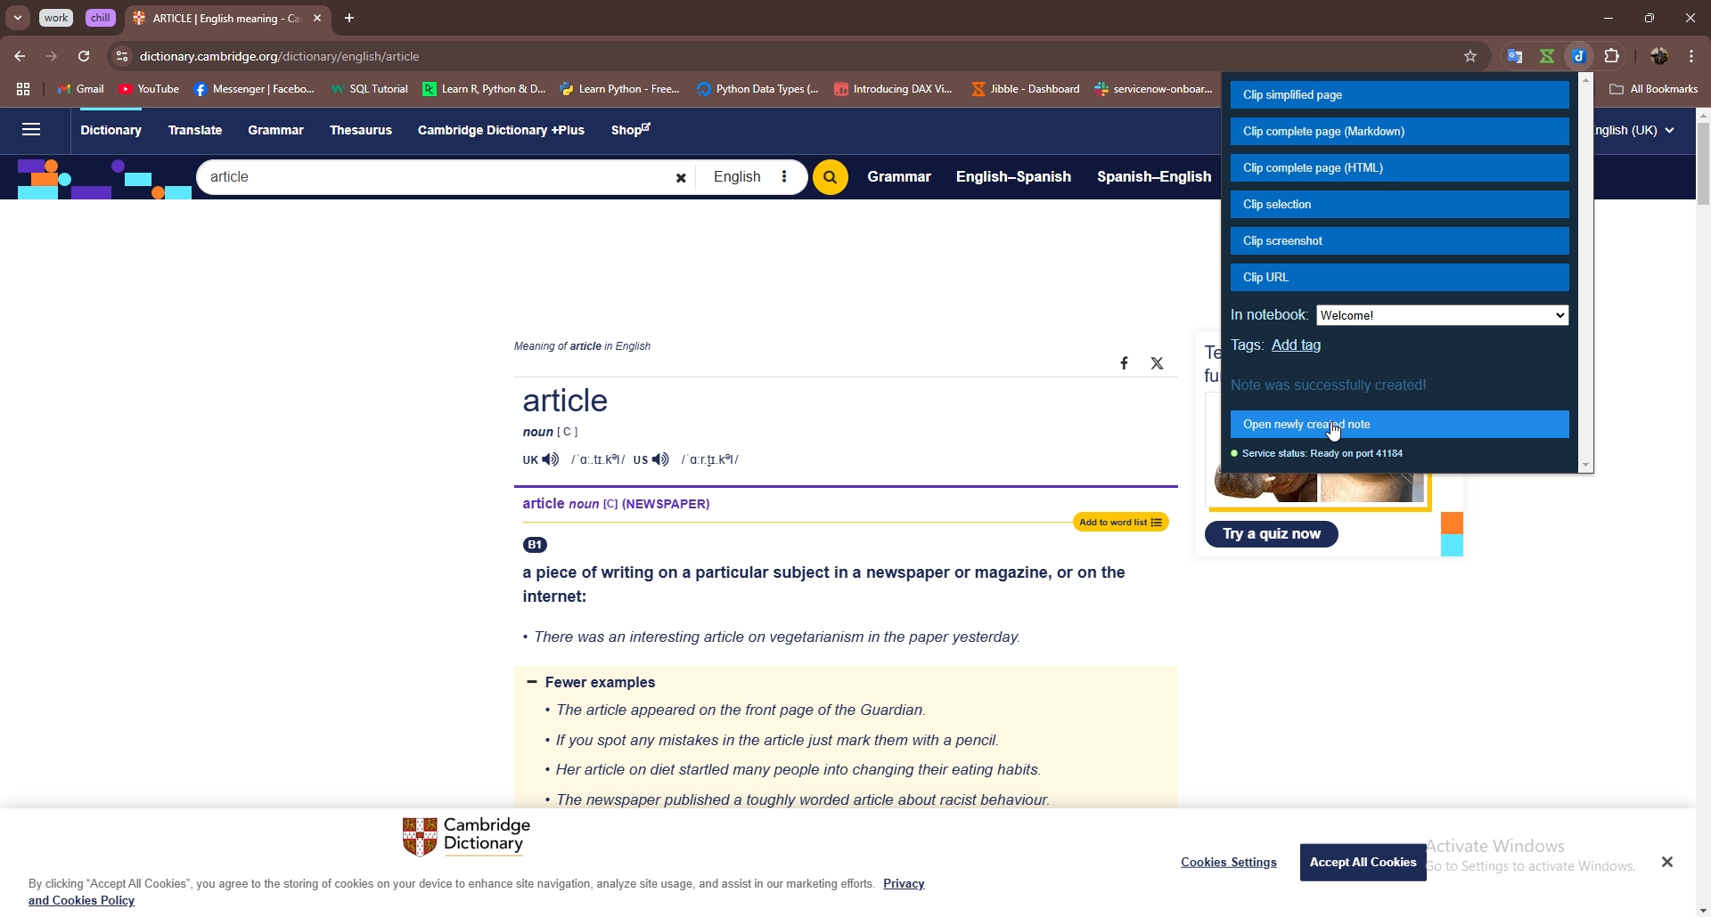 This screenshot has height=917, width=1711. I want to click on clip complete page (markdown), so click(1399, 133).